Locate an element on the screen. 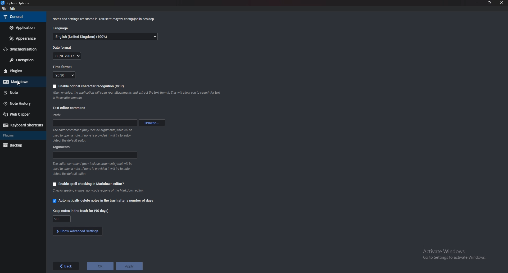 This screenshot has width=508, height=273. Arguments is located at coordinates (95, 155).